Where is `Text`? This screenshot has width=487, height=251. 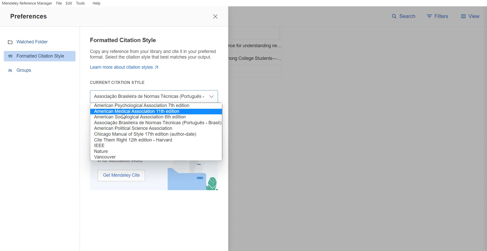 Text is located at coordinates (152, 61).